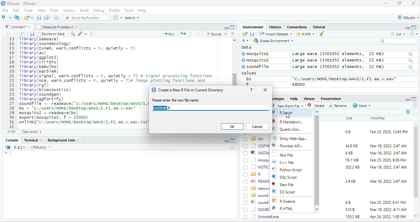  I want to click on © mosquito?, so click(257, 60).